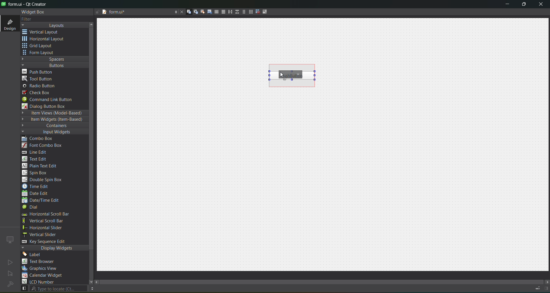 The image size is (550, 293). Describe the element at coordinates (41, 86) in the screenshot. I see `radio` at that location.